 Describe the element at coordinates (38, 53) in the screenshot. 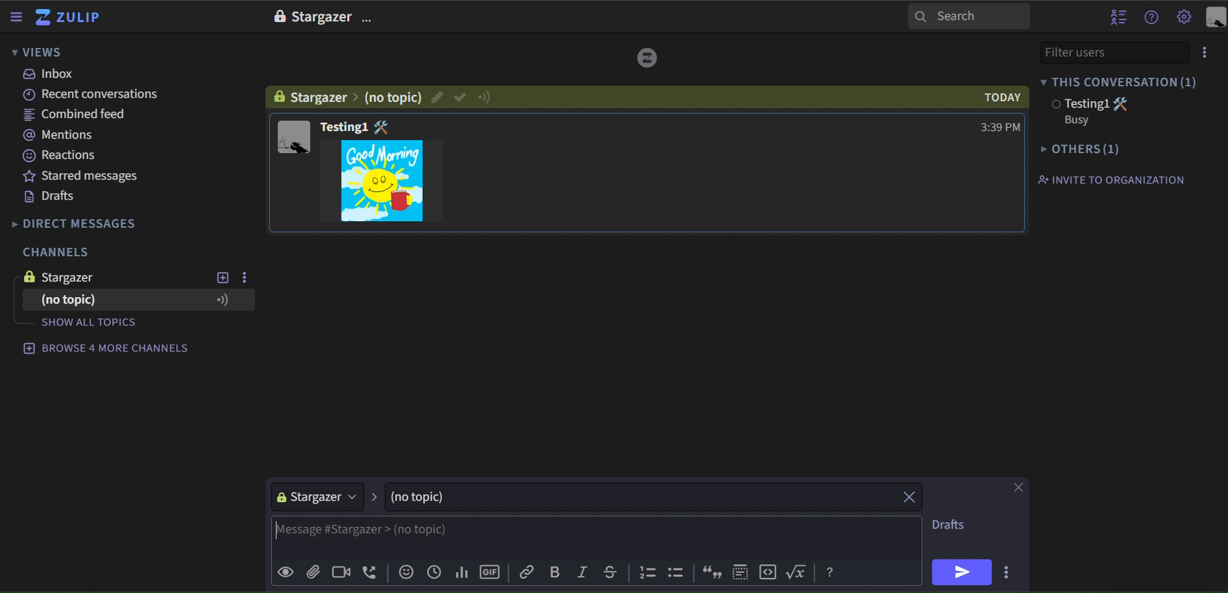

I see `views` at that location.